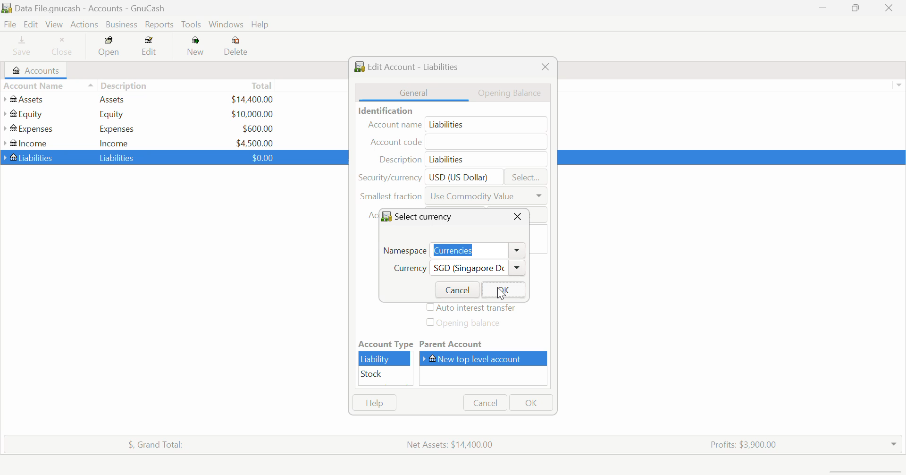 This screenshot has width=906, height=475. I want to click on OK, so click(530, 403).